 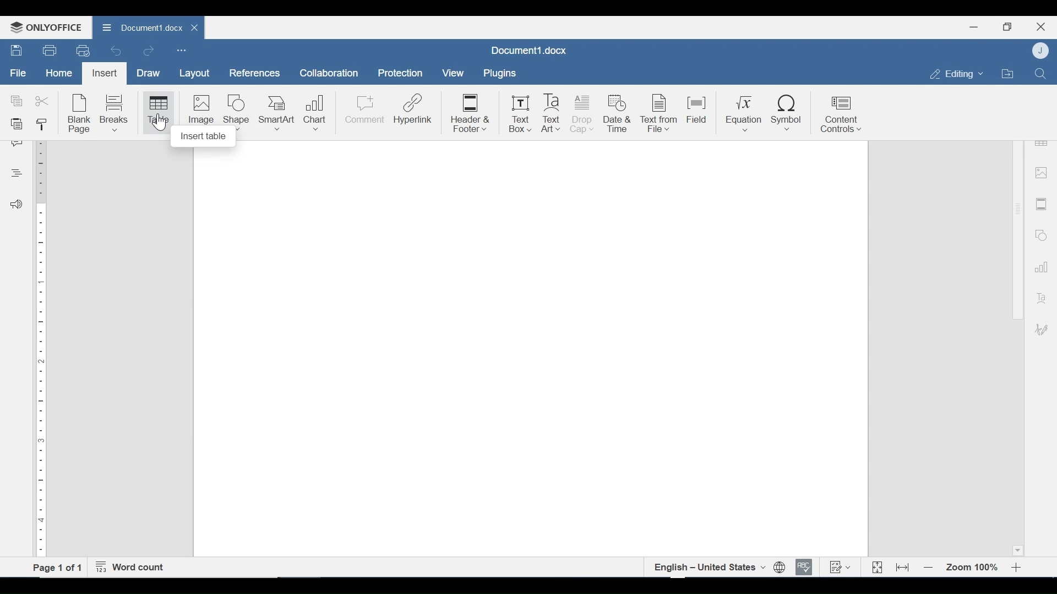 What do you see at coordinates (1017, 208) in the screenshot?
I see `Scroll bar` at bounding box center [1017, 208].